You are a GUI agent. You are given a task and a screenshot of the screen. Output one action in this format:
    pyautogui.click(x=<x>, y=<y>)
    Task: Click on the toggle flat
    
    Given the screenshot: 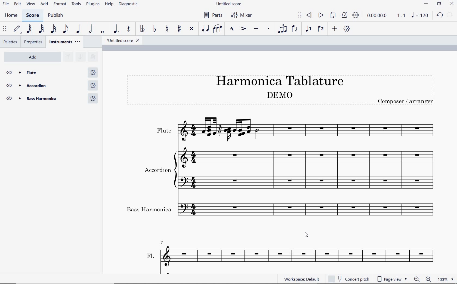 What is the action you would take?
    pyautogui.click(x=154, y=29)
    